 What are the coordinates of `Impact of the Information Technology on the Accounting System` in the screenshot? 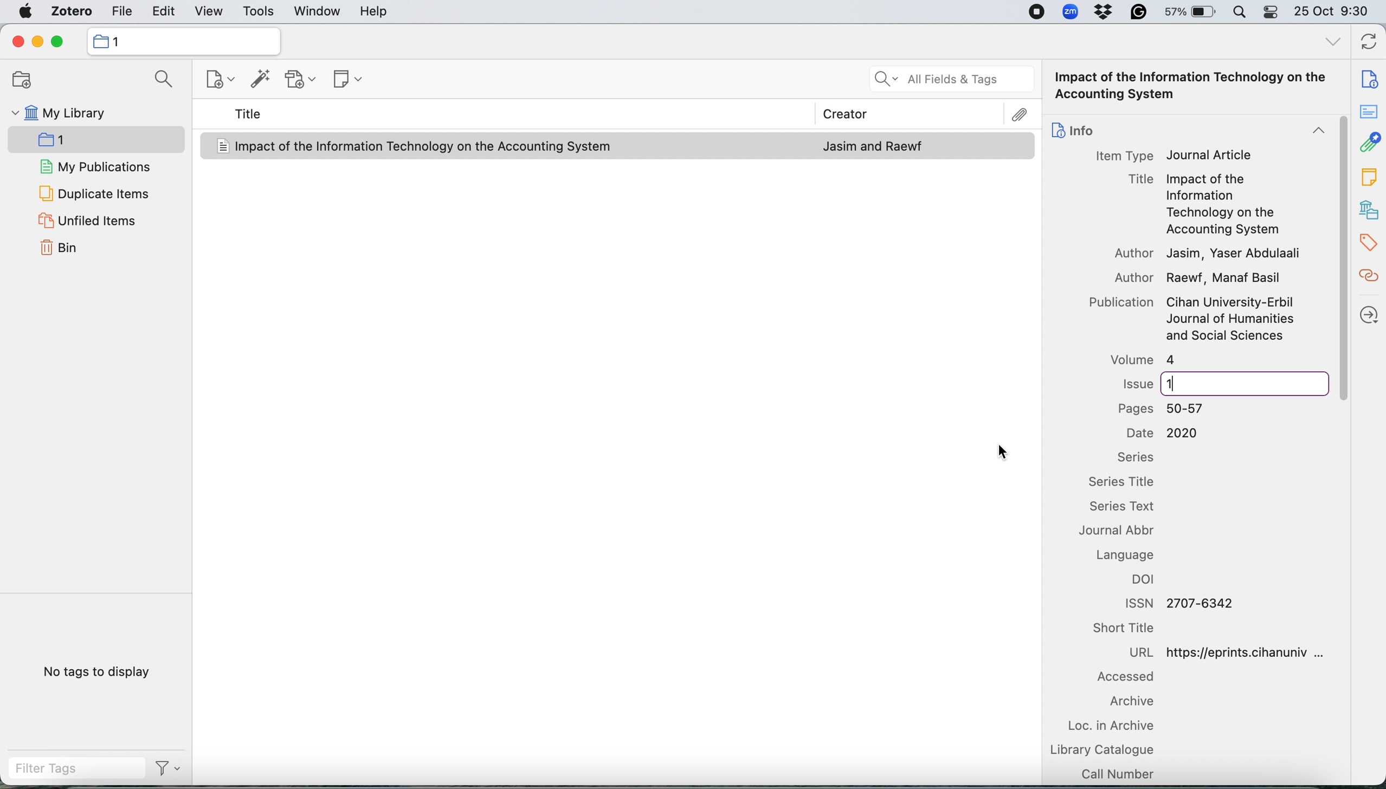 It's located at (1222, 205).